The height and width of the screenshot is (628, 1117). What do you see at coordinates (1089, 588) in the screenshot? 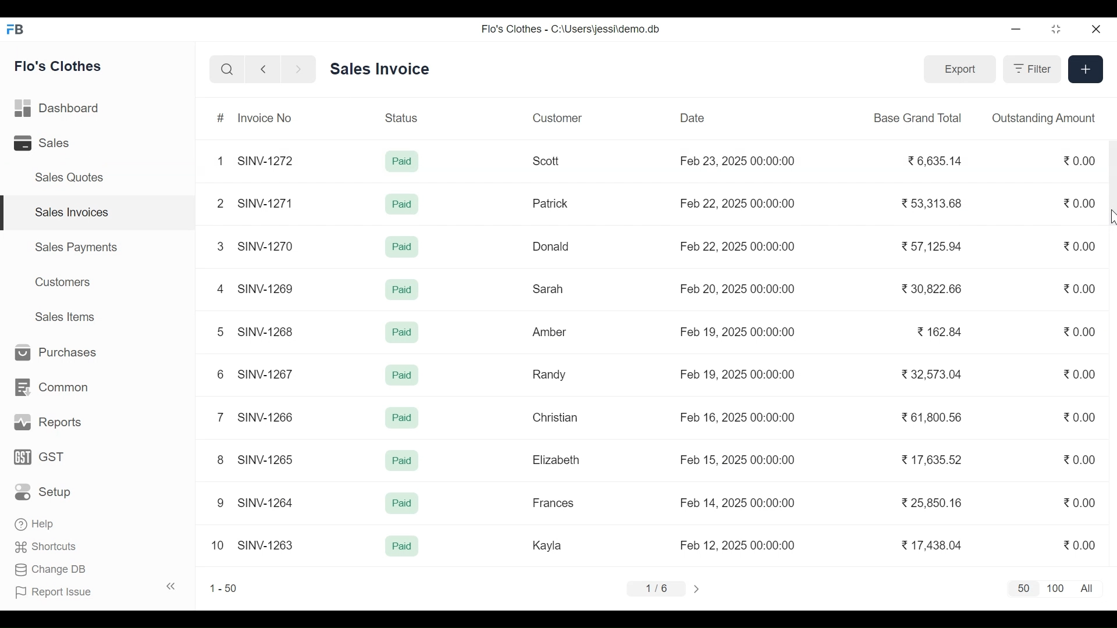
I see `All` at bounding box center [1089, 588].